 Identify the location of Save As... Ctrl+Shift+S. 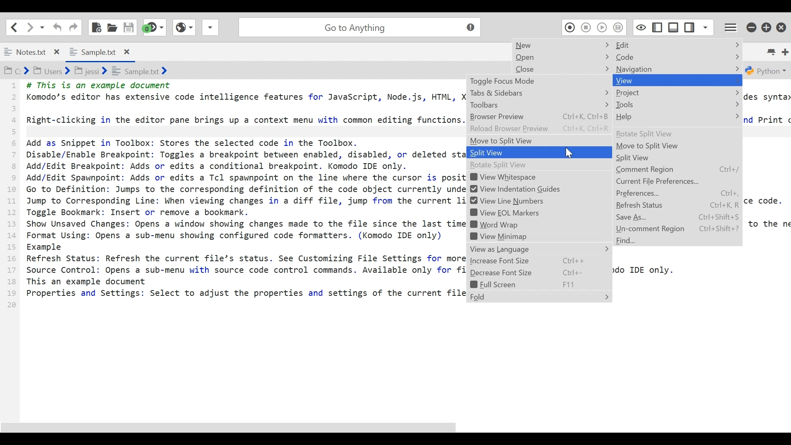
(678, 217).